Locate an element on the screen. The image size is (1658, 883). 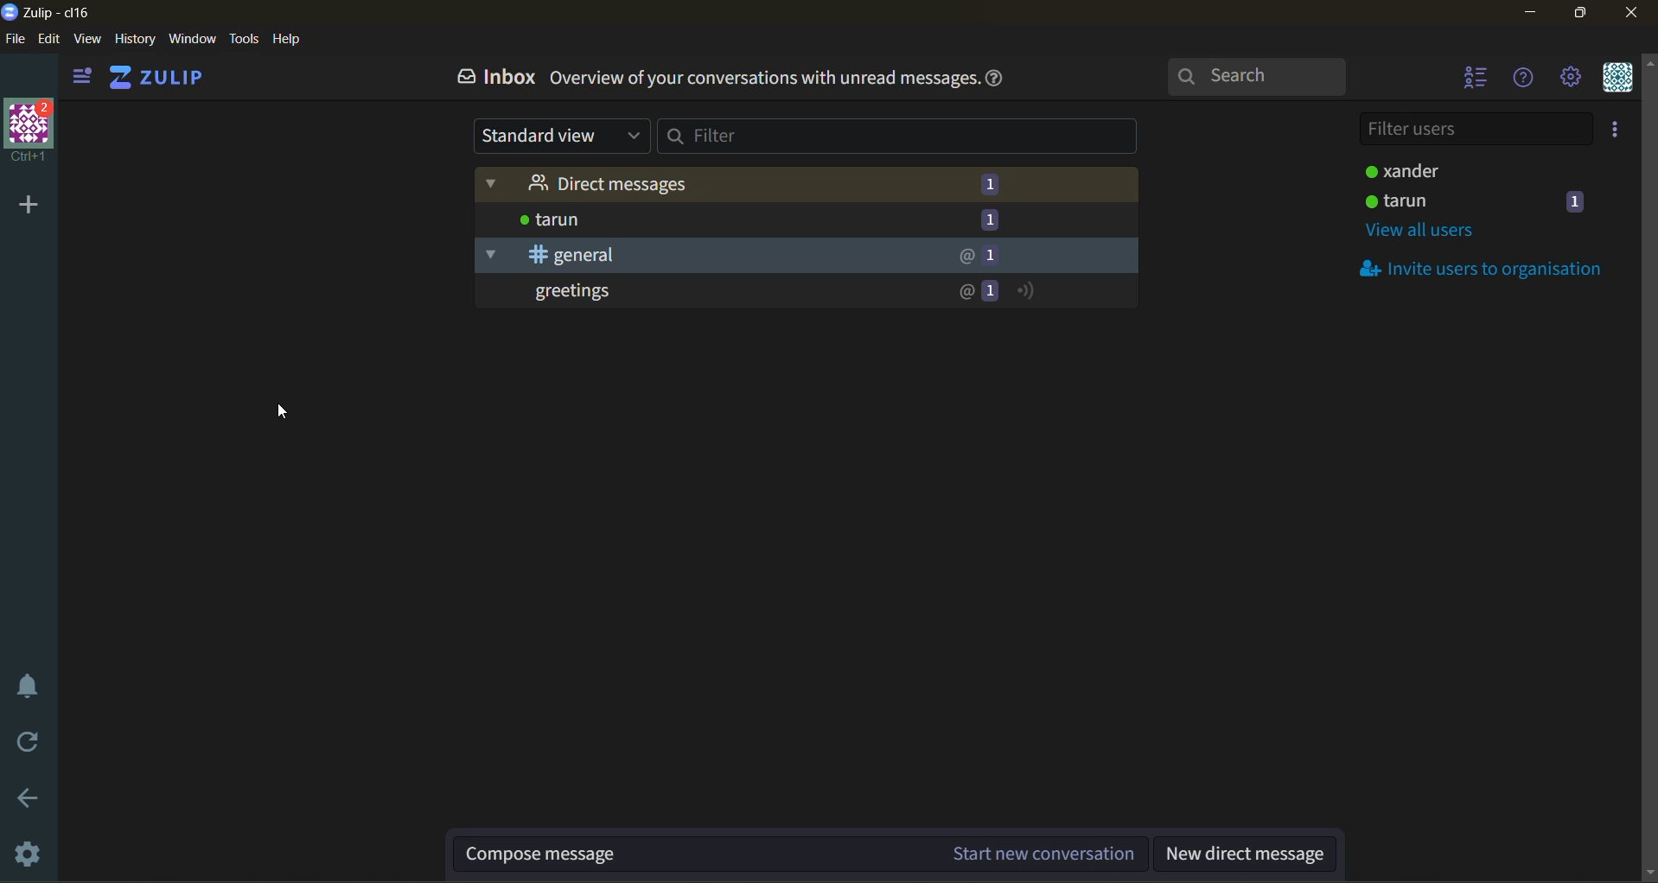
main menu is located at coordinates (1573, 82).